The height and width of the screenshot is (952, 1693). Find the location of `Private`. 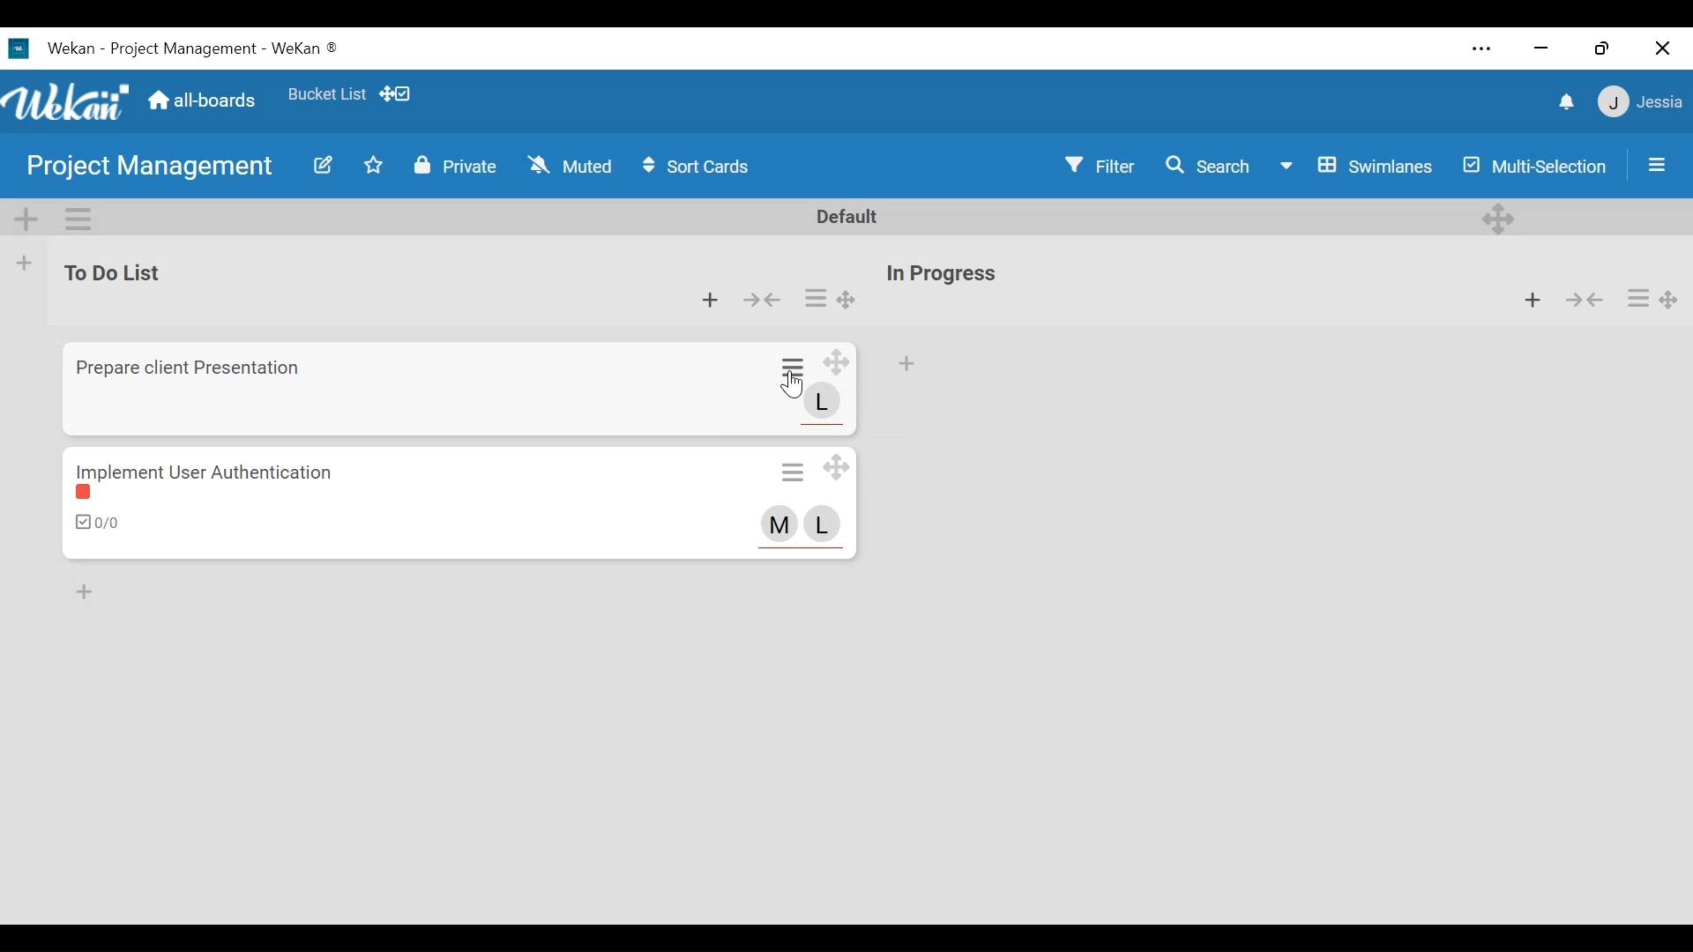

Private is located at coordinates (458, 165).